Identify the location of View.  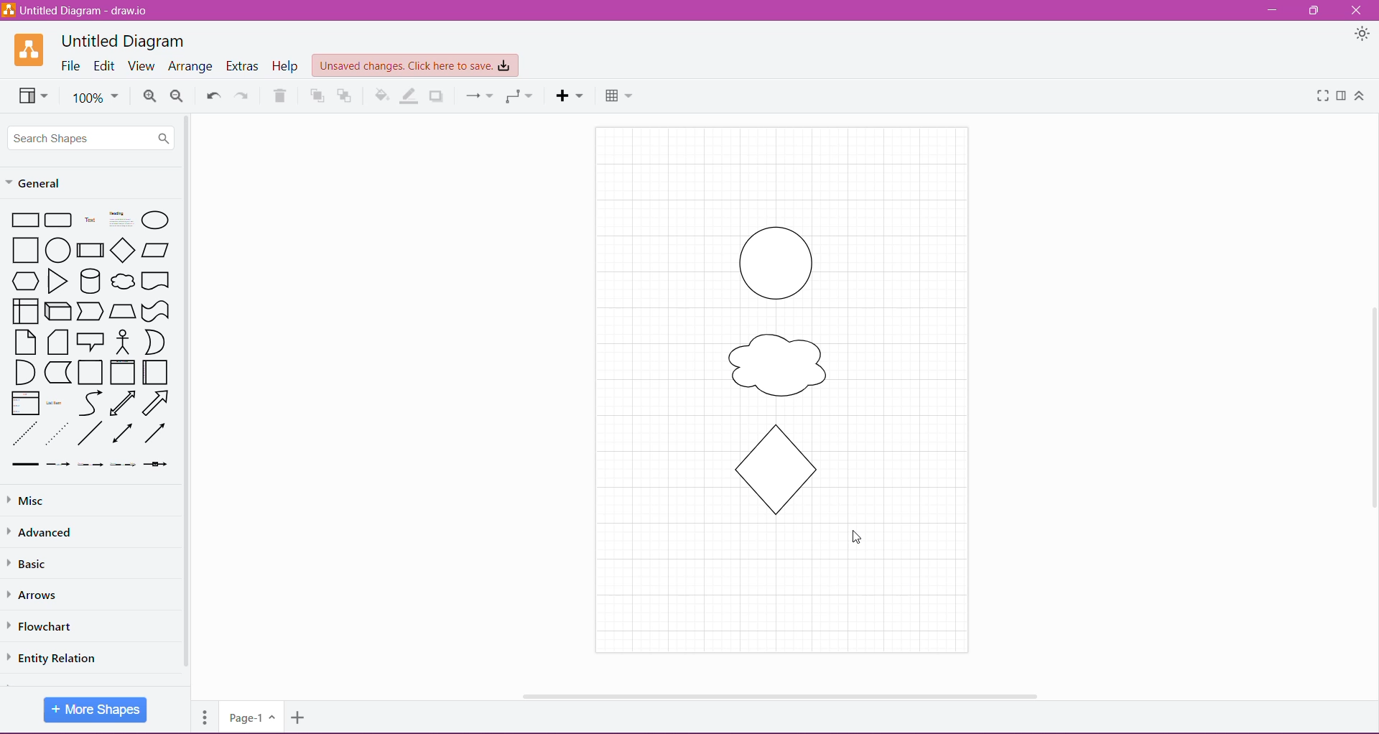
(30, 95).